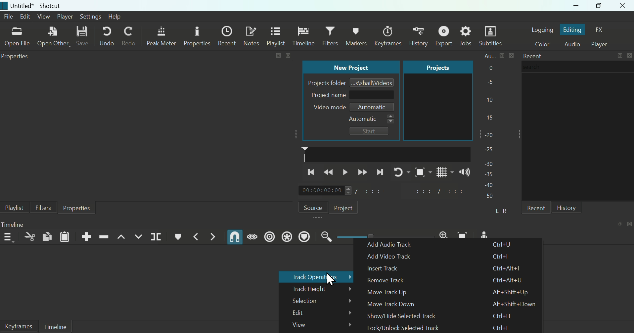 This screenshot has height=333, width=634. I want to click on Grid layout, so click(444, 171).